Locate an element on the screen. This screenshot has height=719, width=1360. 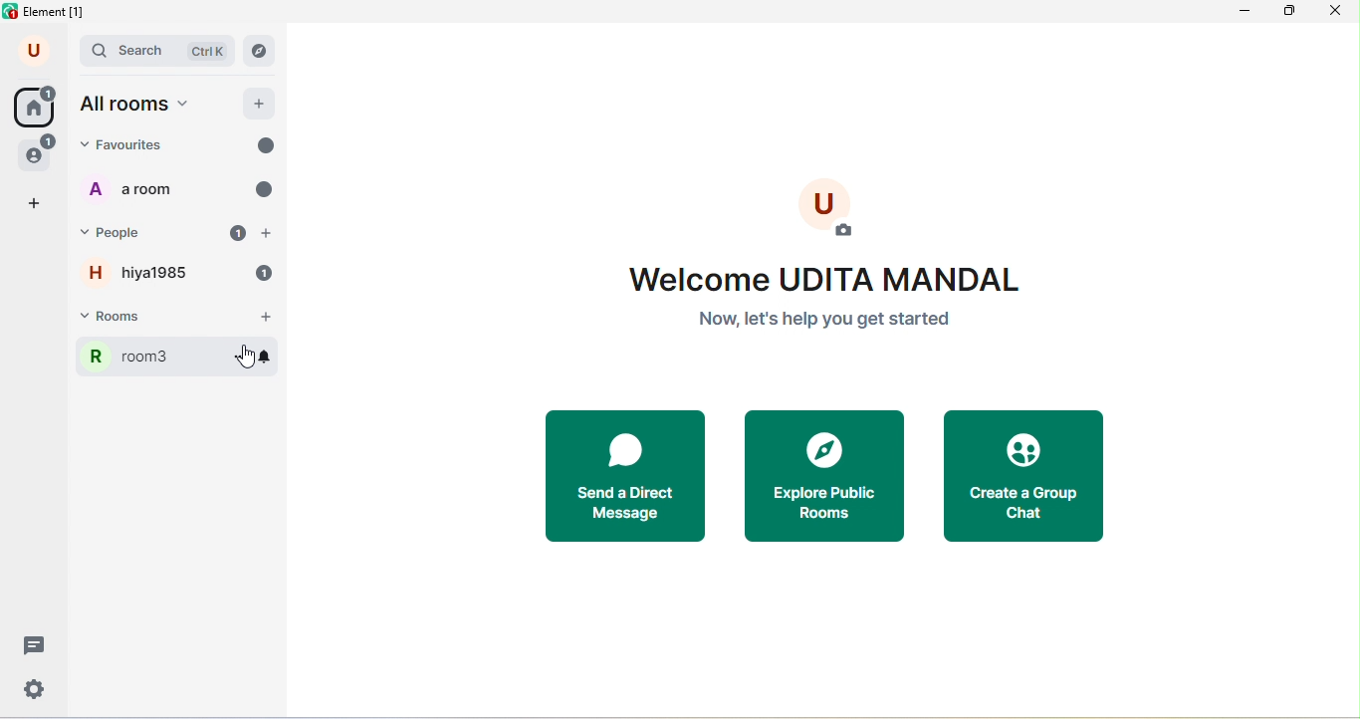
hiya1985 is located at coordinates (130, 273).